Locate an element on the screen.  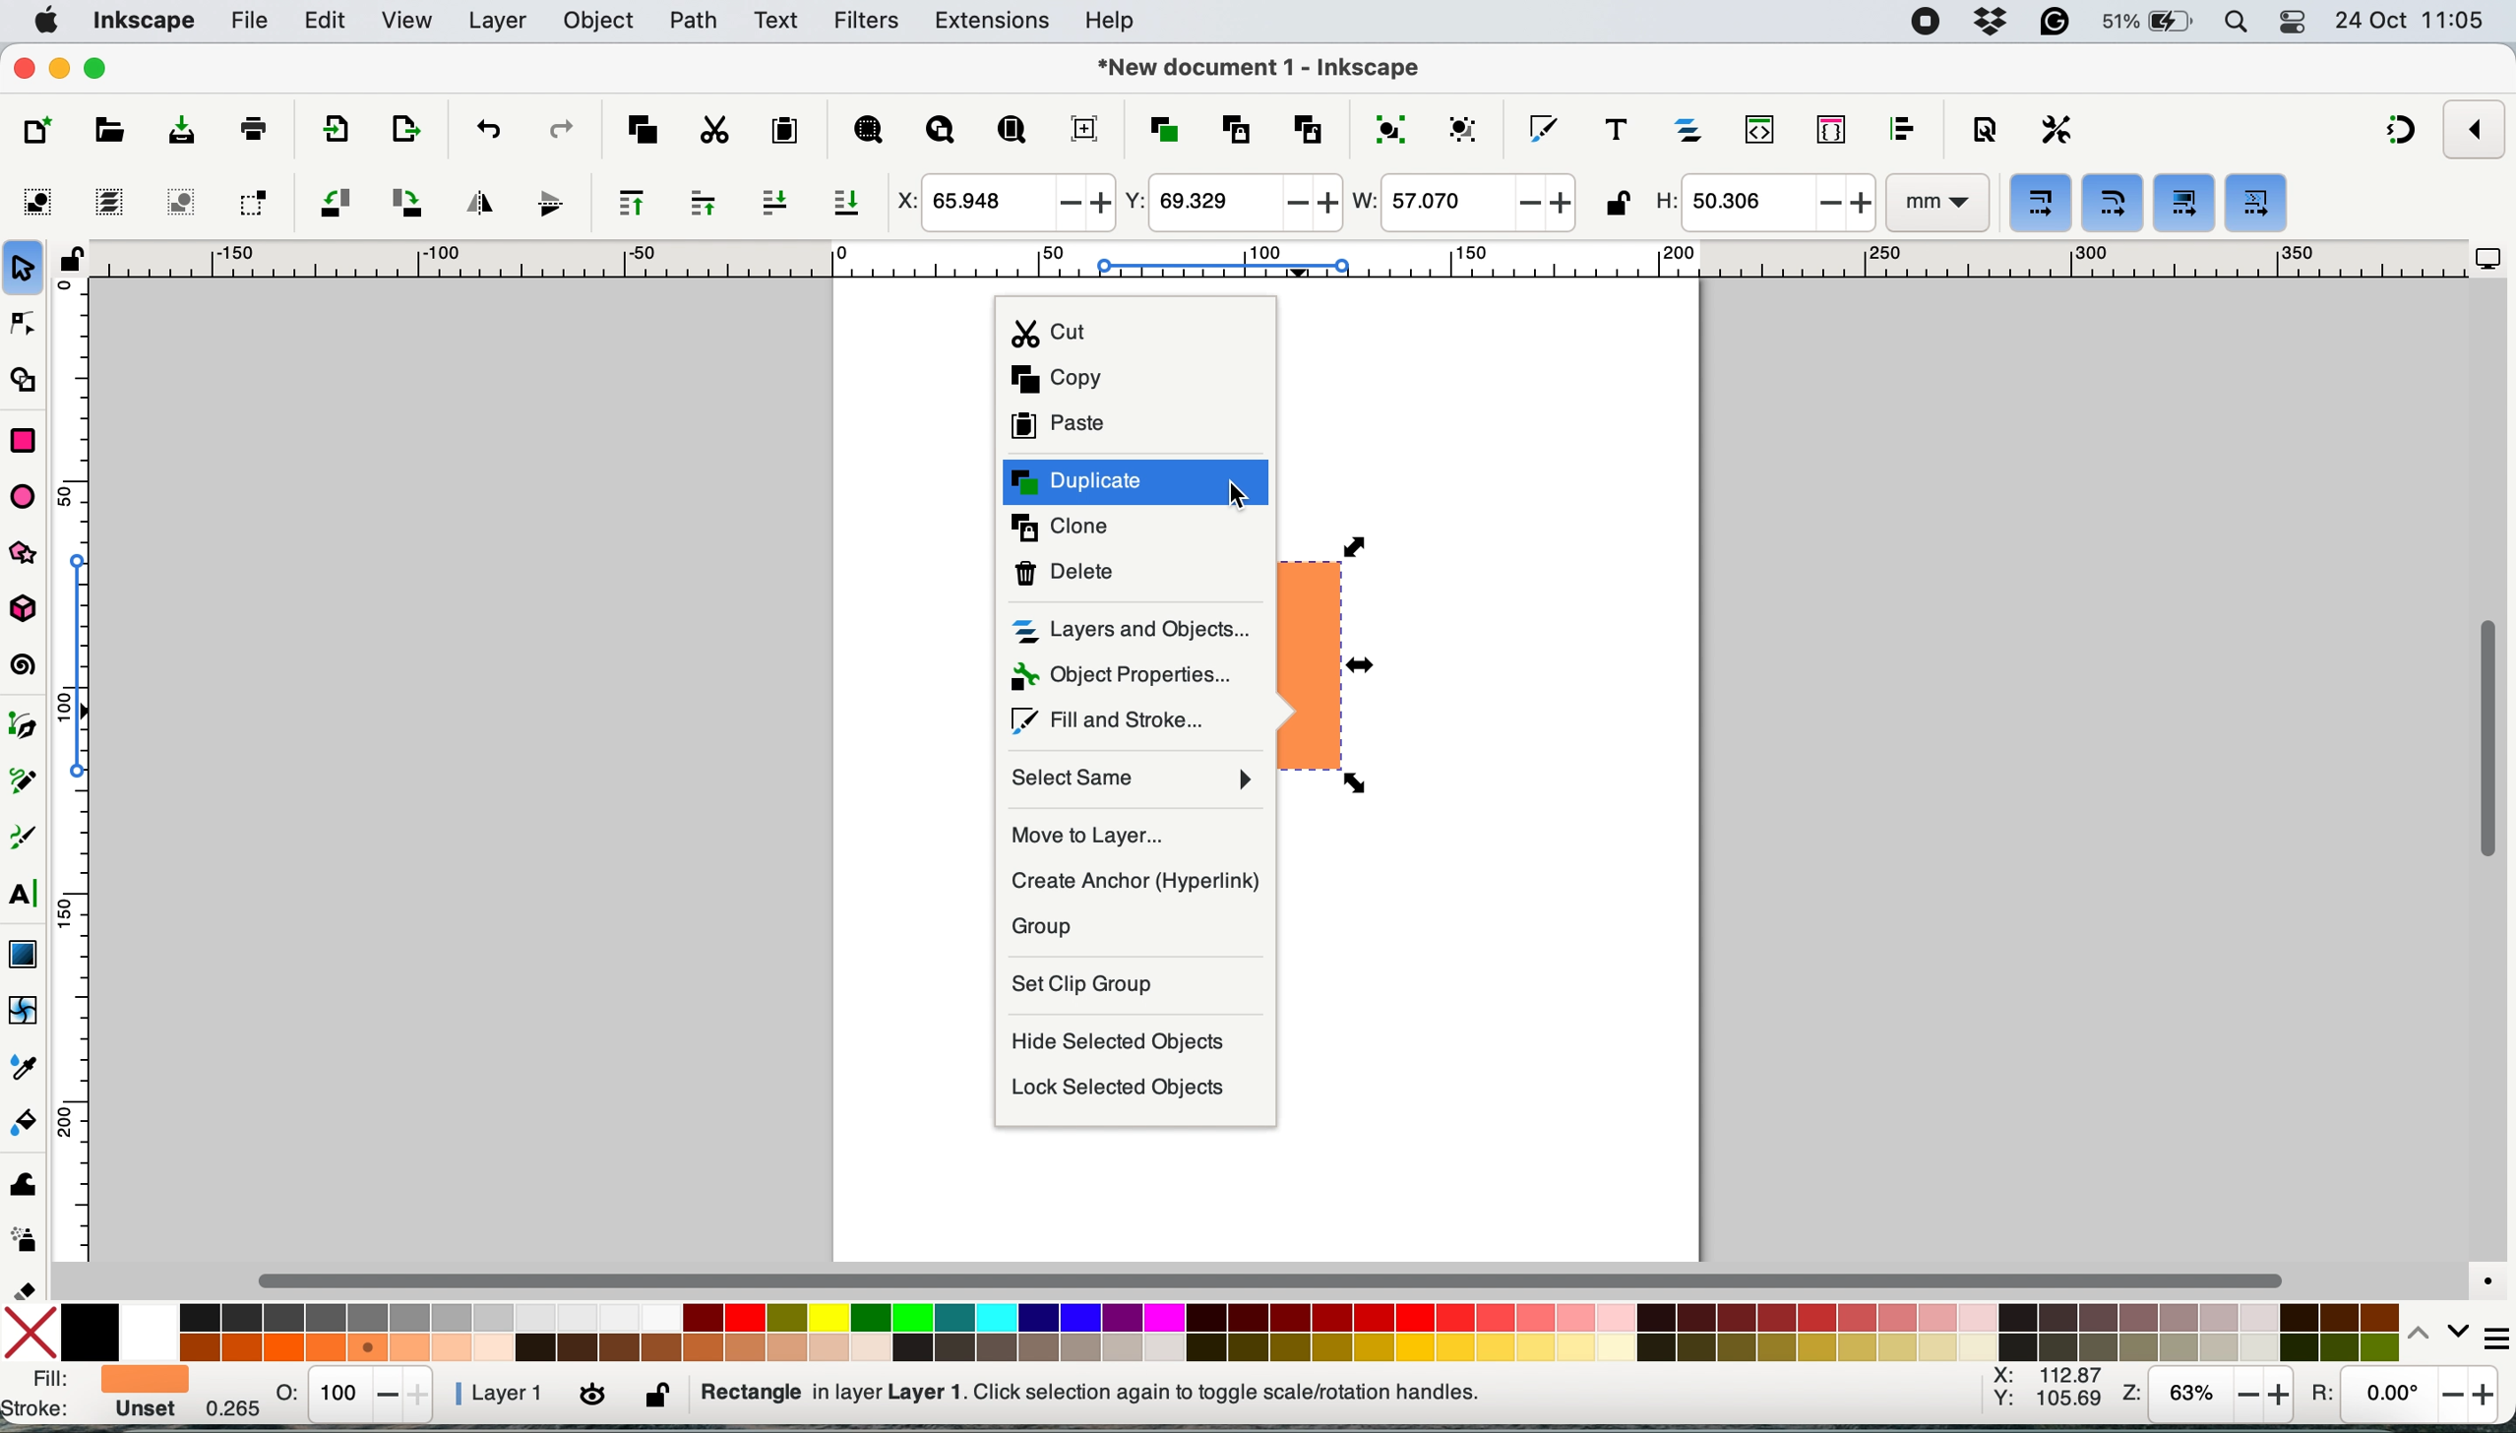
vertical scroll bar is located at coordinates (2486, 740).